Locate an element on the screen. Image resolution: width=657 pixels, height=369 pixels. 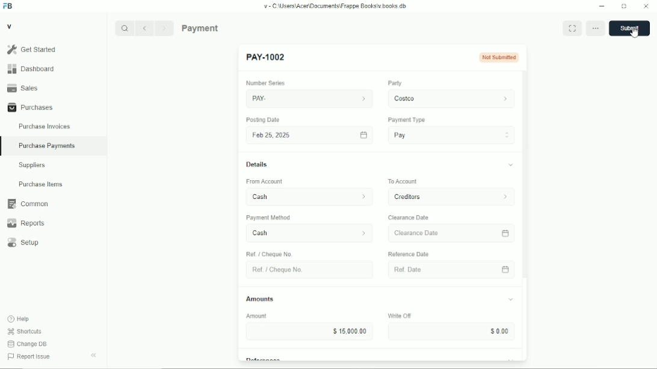
Purchases is located at coordinates (53, 107).